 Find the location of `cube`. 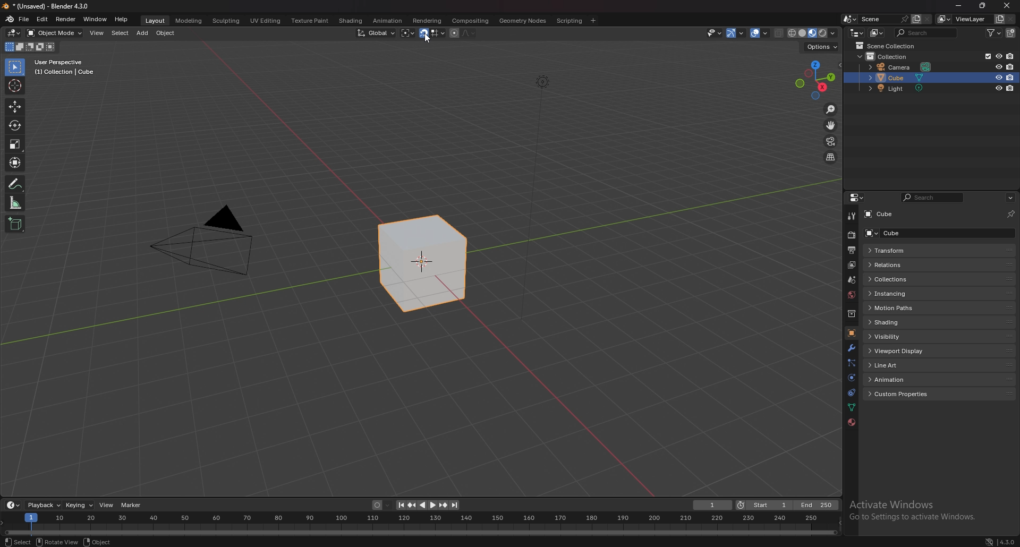

cube is located at coordinates (887, 215).